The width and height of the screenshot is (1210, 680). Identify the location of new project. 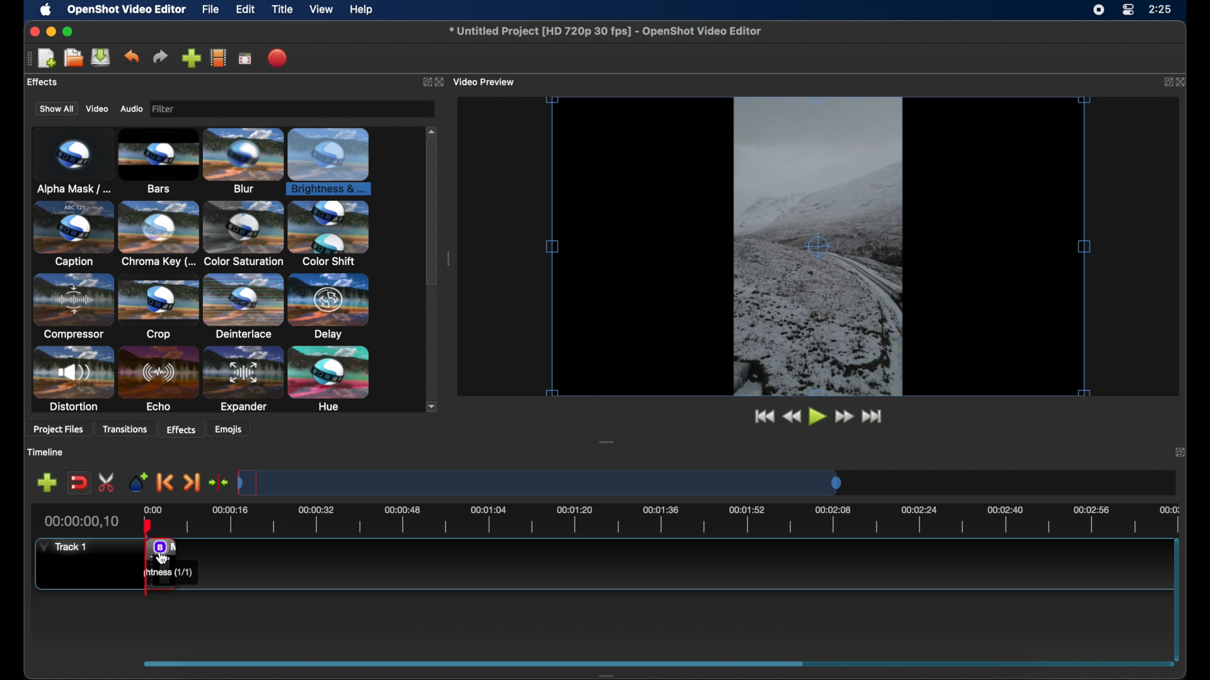
(47, 57).